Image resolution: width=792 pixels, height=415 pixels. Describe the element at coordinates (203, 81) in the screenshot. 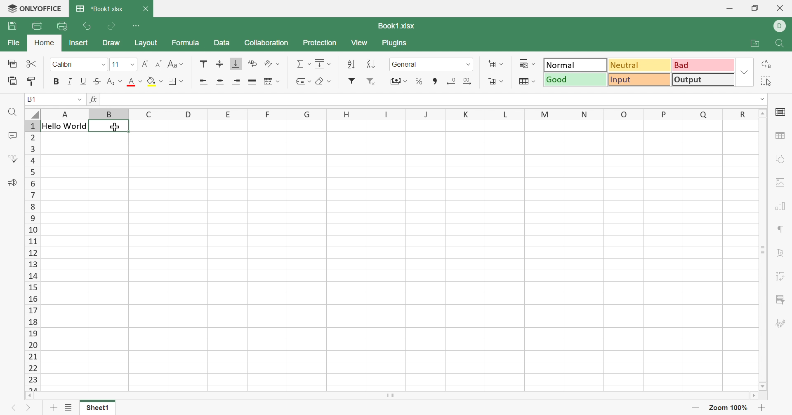

I see `Align left` at that location.